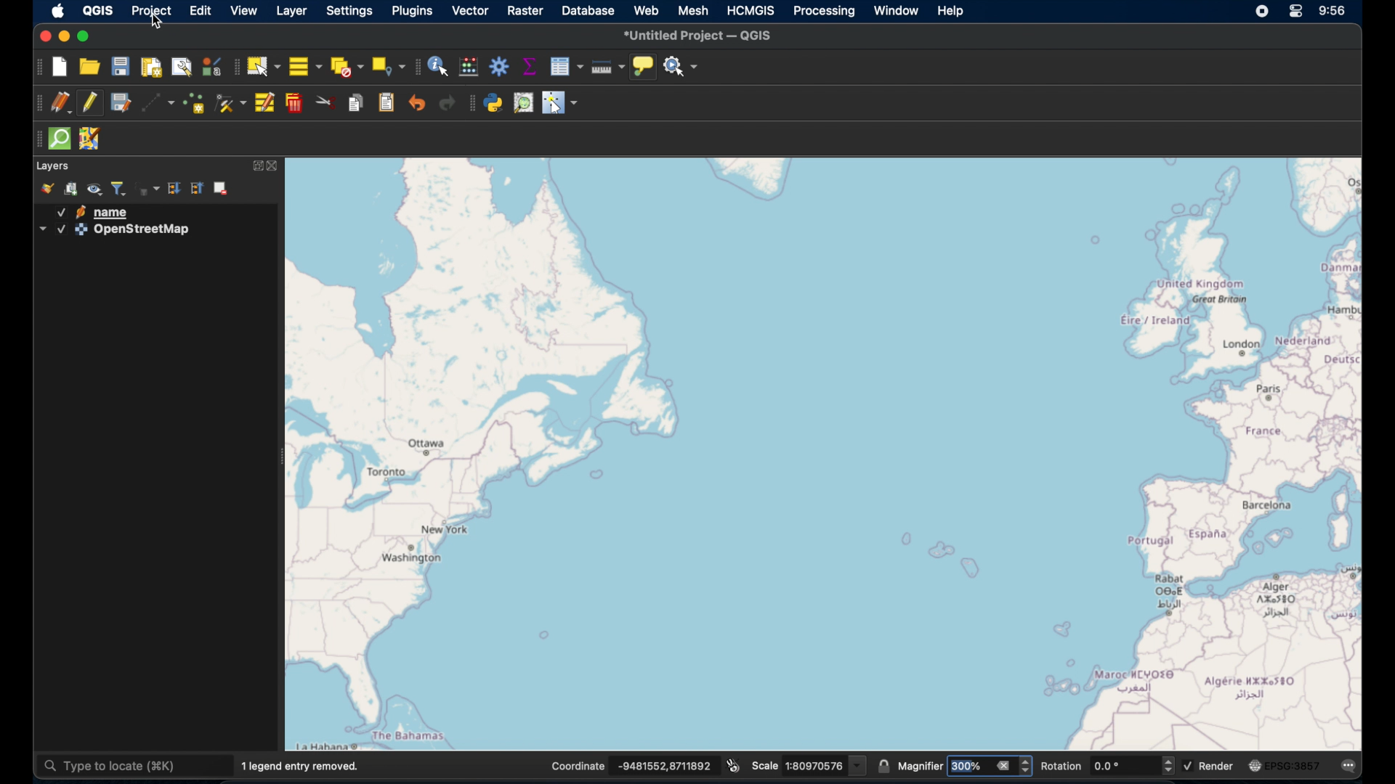 This screenshot has height=784, width=1395. What do you see at coordinates (44, 36) in the screenshot?
I see `close` at bounding box center [44, 36].